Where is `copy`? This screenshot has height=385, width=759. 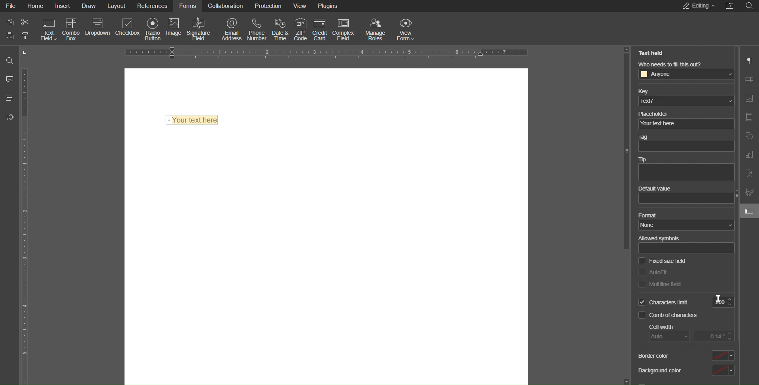
copy is located at coordinates (9, 22).